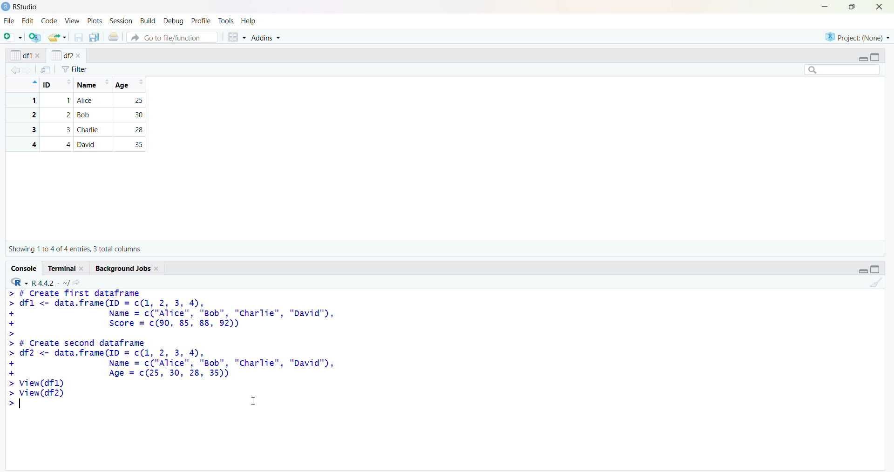  What do you see at coordinates (874, 57) in the screenshot?
I see `toggle full view` at bounding box center [874, 57].